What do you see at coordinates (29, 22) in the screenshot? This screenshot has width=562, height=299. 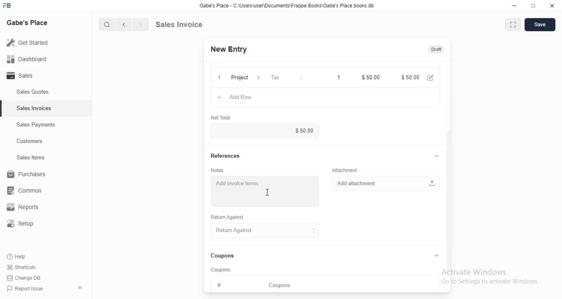 I see `Gabe's Place` at bounding box center [29, 22].